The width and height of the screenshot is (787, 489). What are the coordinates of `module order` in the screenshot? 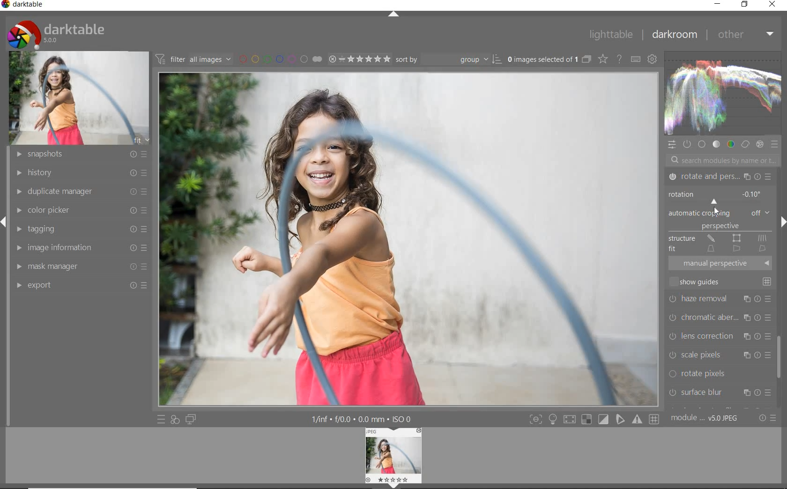 It's located at (705, 419).